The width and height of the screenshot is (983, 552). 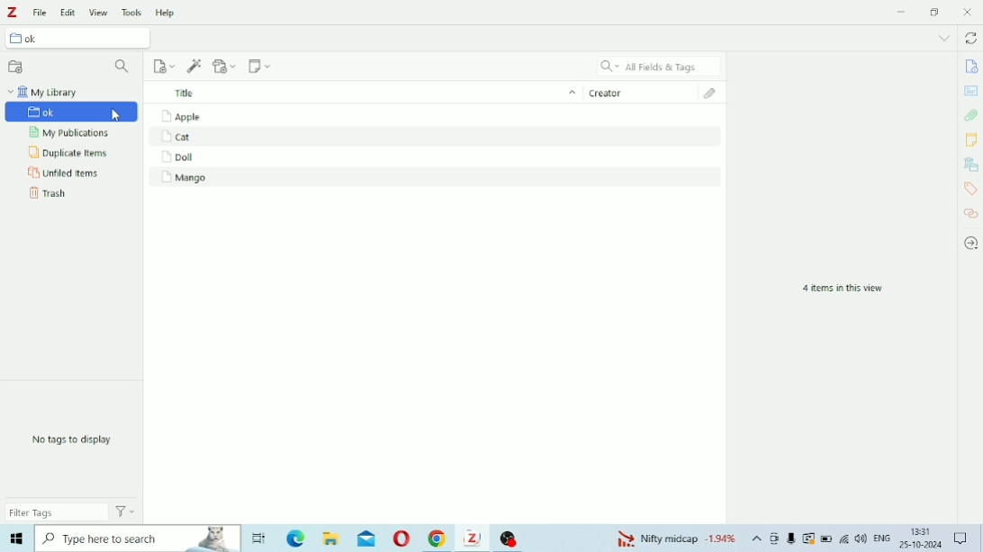 I want to click on Mango, so click(x=184, y=178).